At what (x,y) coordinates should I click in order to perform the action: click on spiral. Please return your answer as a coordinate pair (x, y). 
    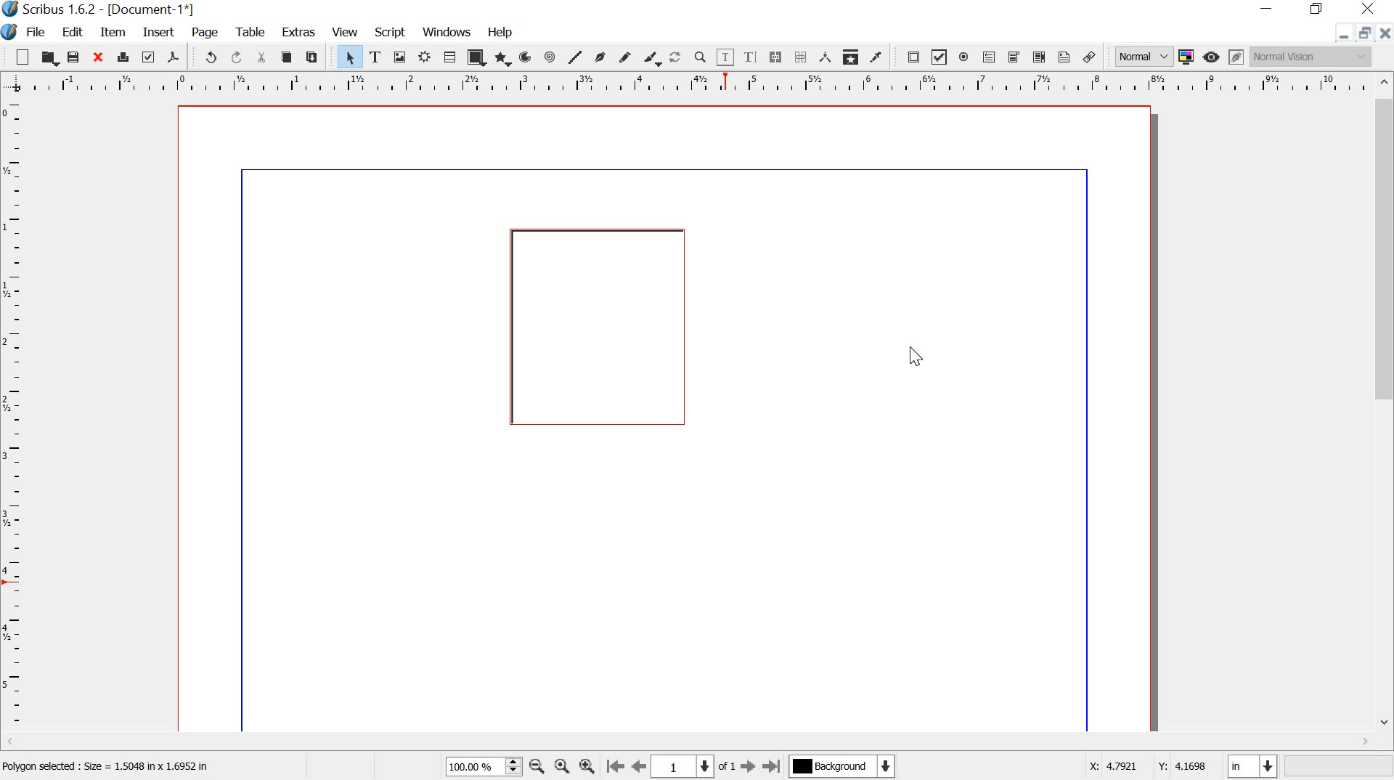
    Looking at the image, I should click on (553, 57).